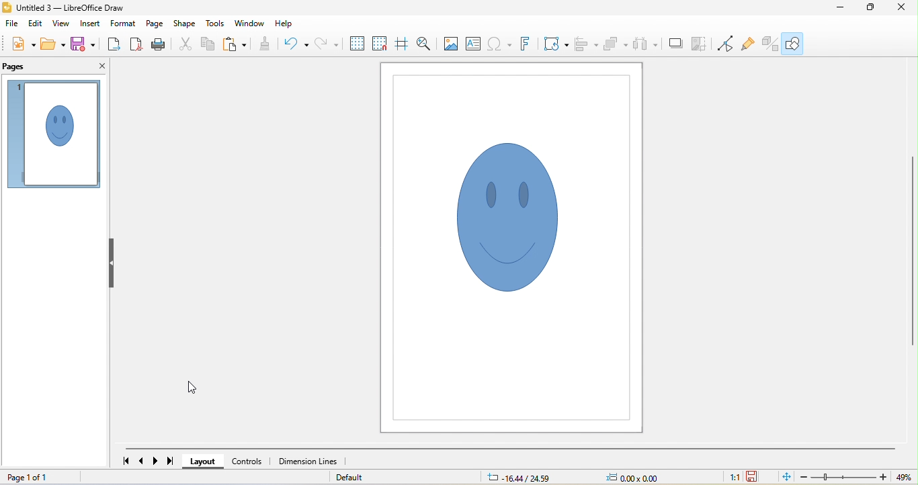  Describe the element at coordinates (525, 45) in the screenshot. I see `font work text` at that location.